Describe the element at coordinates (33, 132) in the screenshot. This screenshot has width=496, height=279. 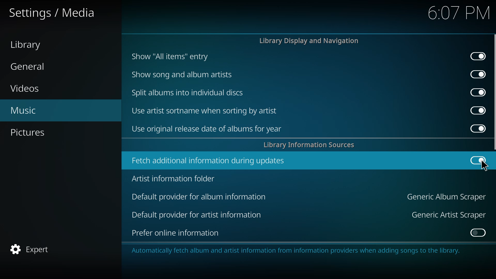
I see `pictures` at that location.